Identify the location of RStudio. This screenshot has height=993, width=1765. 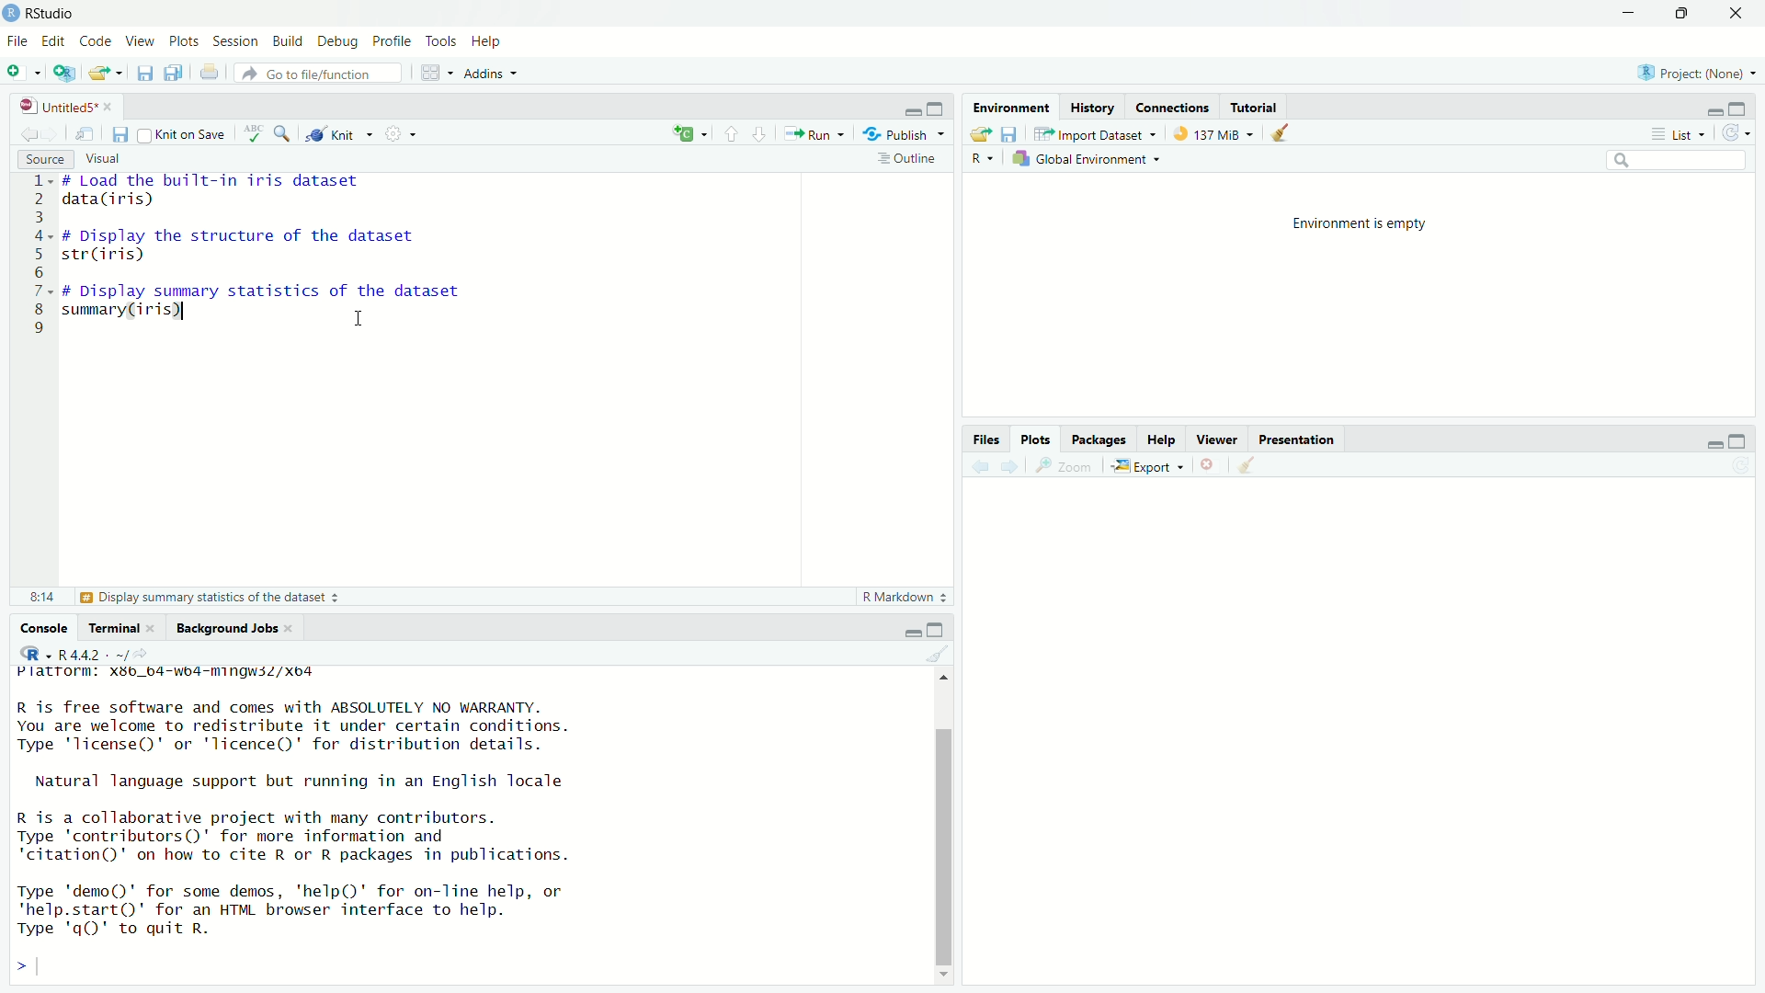
(40, 14).